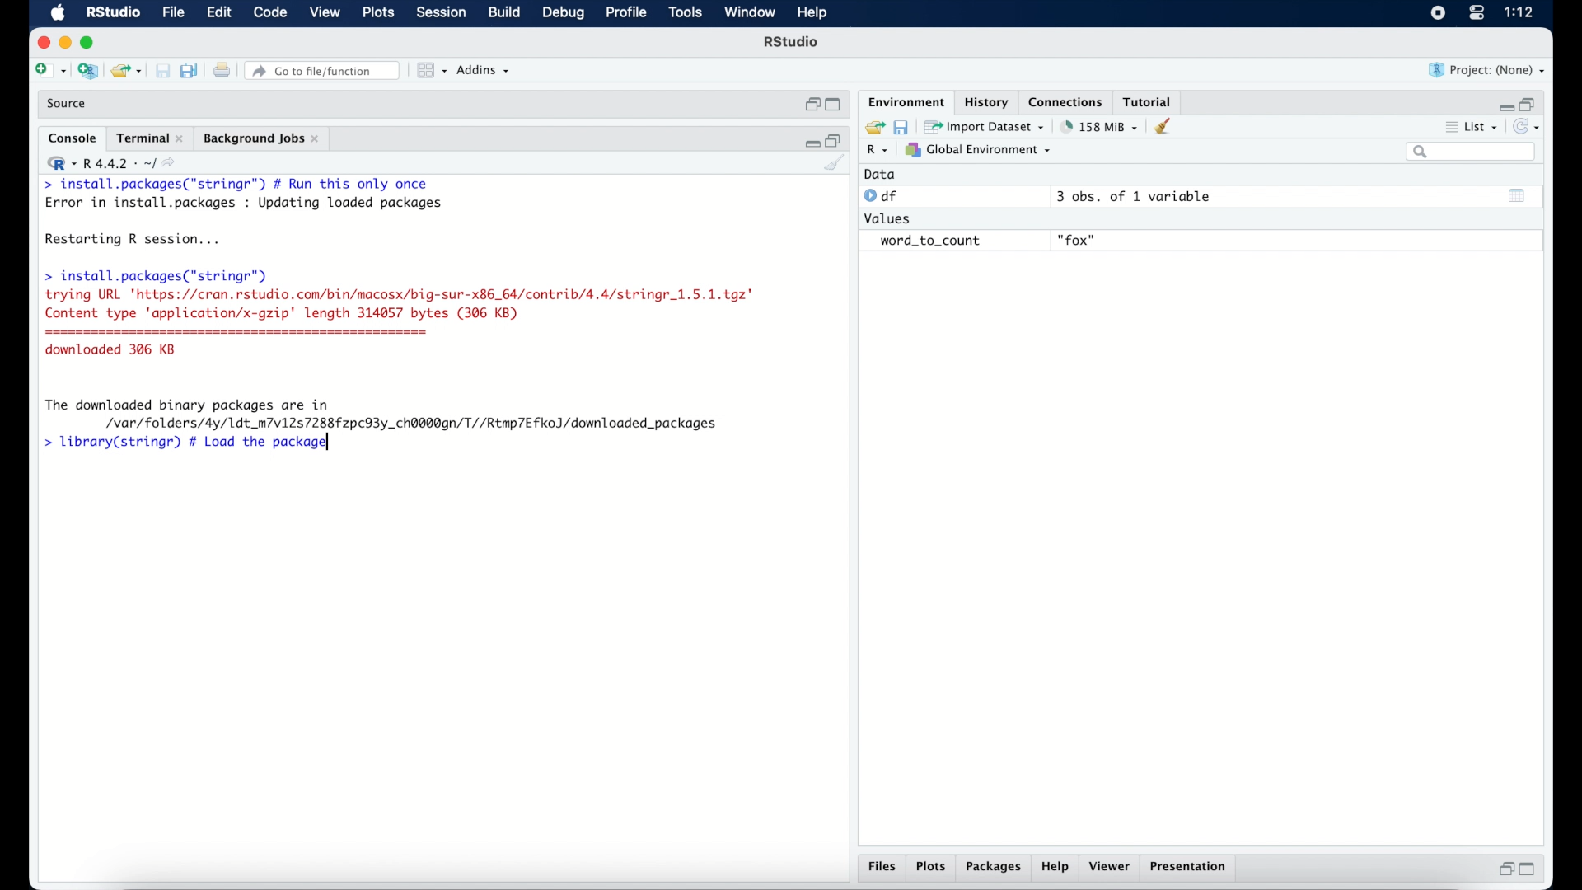 The image size is (1582, 890). I want to click on macOS, so click(58, 13).